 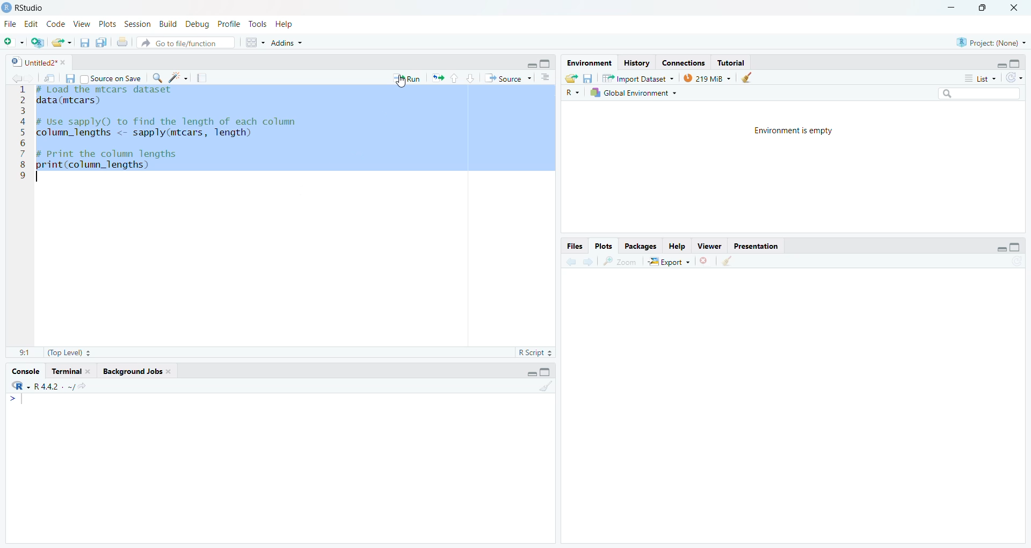 I want to click on Zoom, so click(x=620, y=261).